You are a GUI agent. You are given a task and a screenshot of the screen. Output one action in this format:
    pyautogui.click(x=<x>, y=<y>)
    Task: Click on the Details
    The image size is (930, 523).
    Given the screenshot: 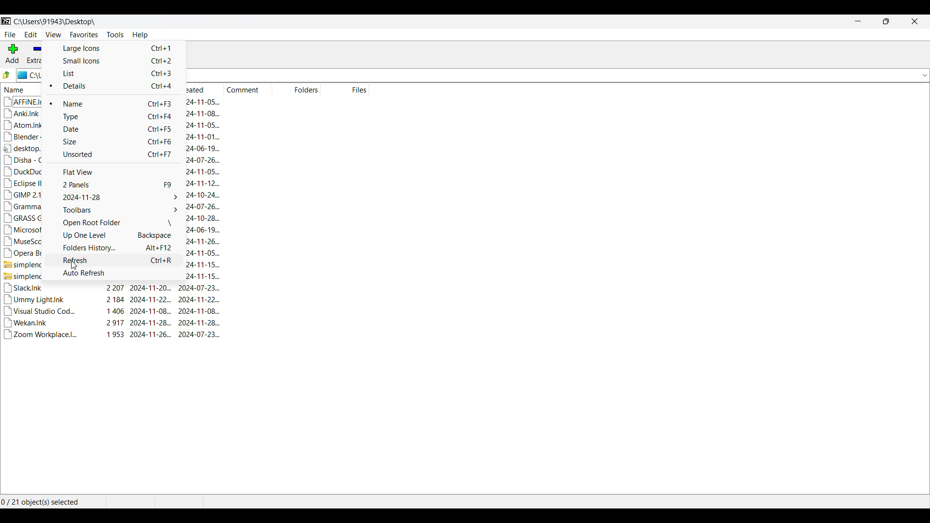 What is the action you would take?
    pyautogui.click(x=120, y=86)
    